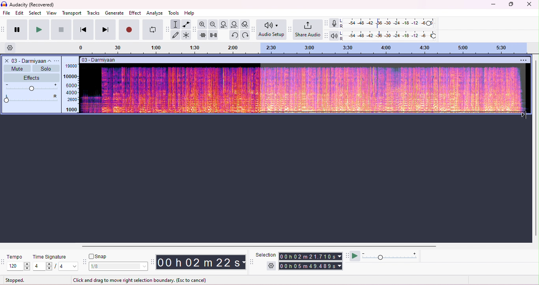  I want to click on horizontal scroll bar, so click(256, 246).